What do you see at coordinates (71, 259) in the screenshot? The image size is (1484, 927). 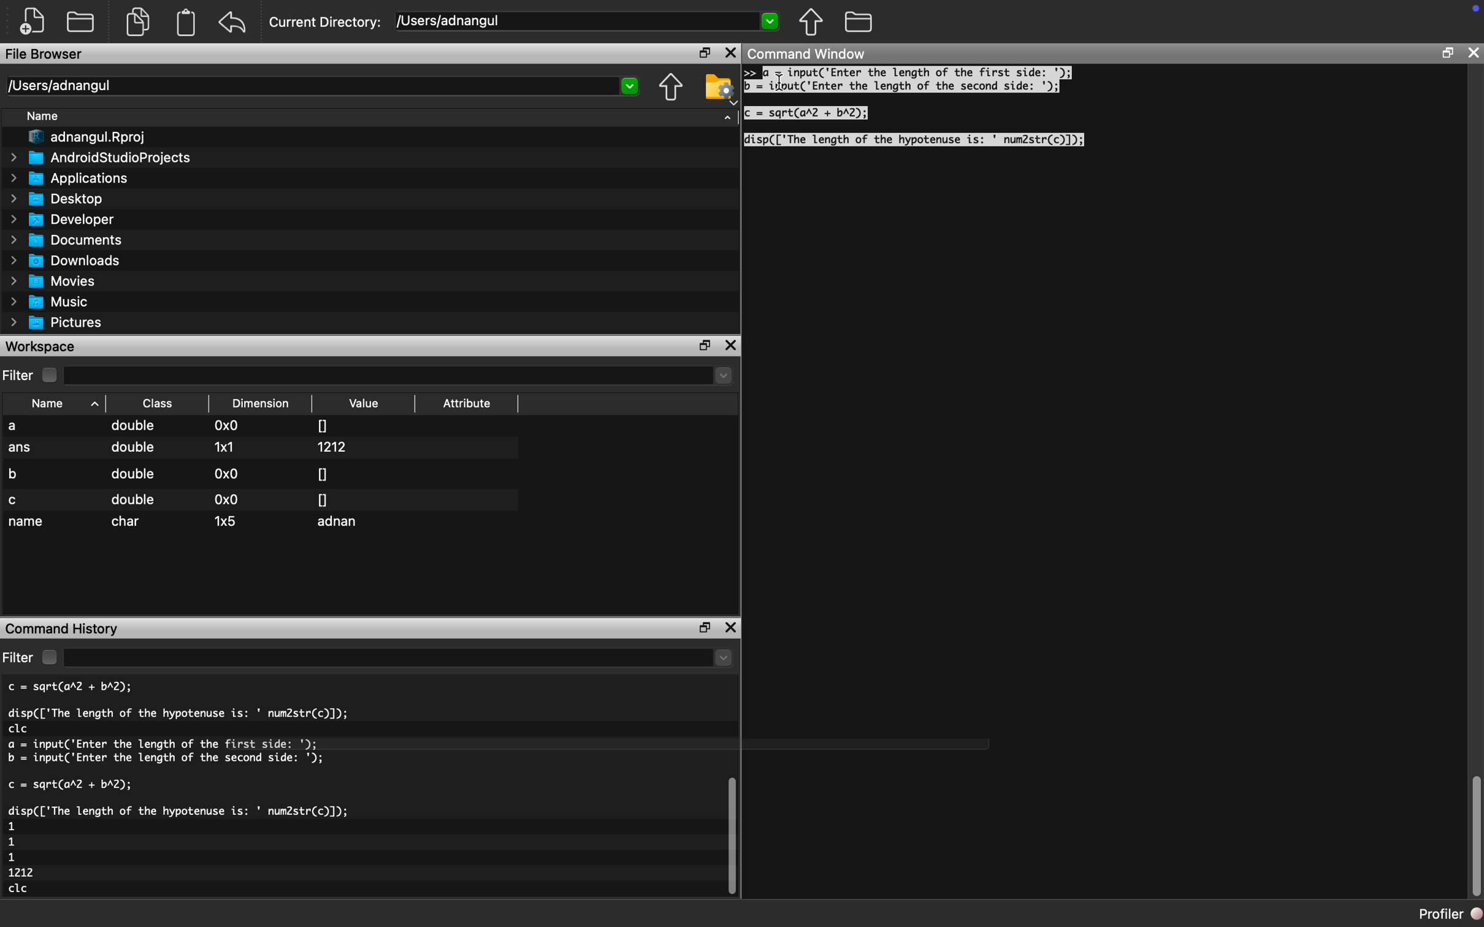 I see ` Downloads` at bounding box center [71, 259].